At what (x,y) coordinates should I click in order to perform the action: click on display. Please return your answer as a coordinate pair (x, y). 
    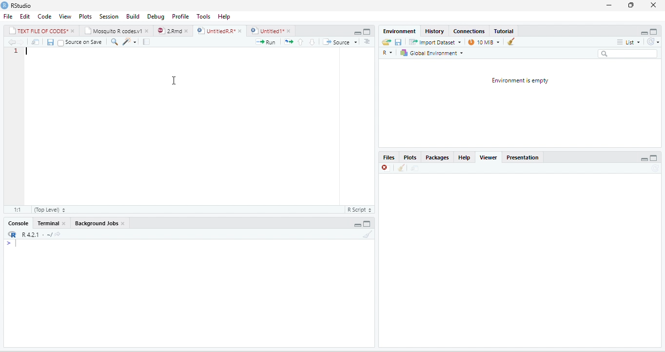
    Looking at the image, I should click on (187, 293).